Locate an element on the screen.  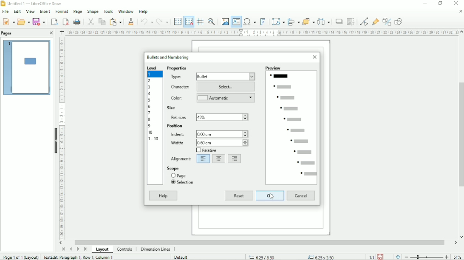
Select is located at coordinates (226, 87).